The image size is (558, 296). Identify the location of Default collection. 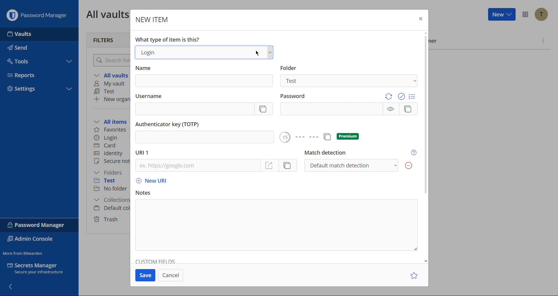
(112, 208).